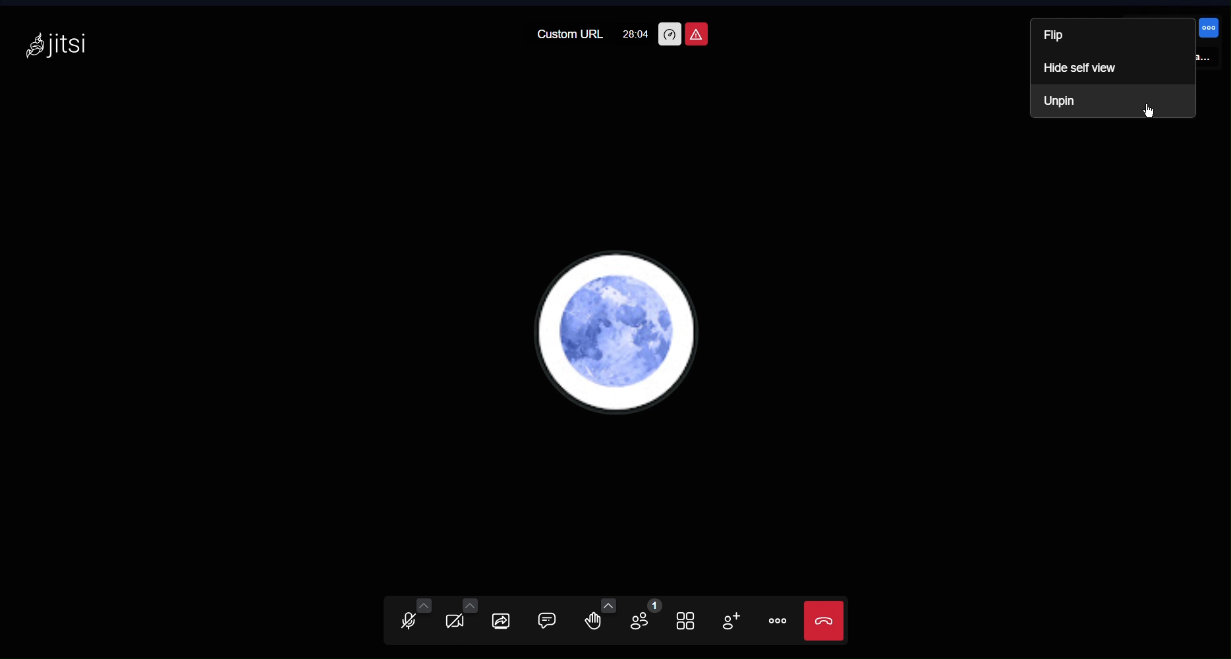 Image resolution: width=1231 pixels, height=659 pixels. What do you see at coordinates (670, 34) in the screenshot?
I see `Performance Settings` at bounding box center [670, 34].